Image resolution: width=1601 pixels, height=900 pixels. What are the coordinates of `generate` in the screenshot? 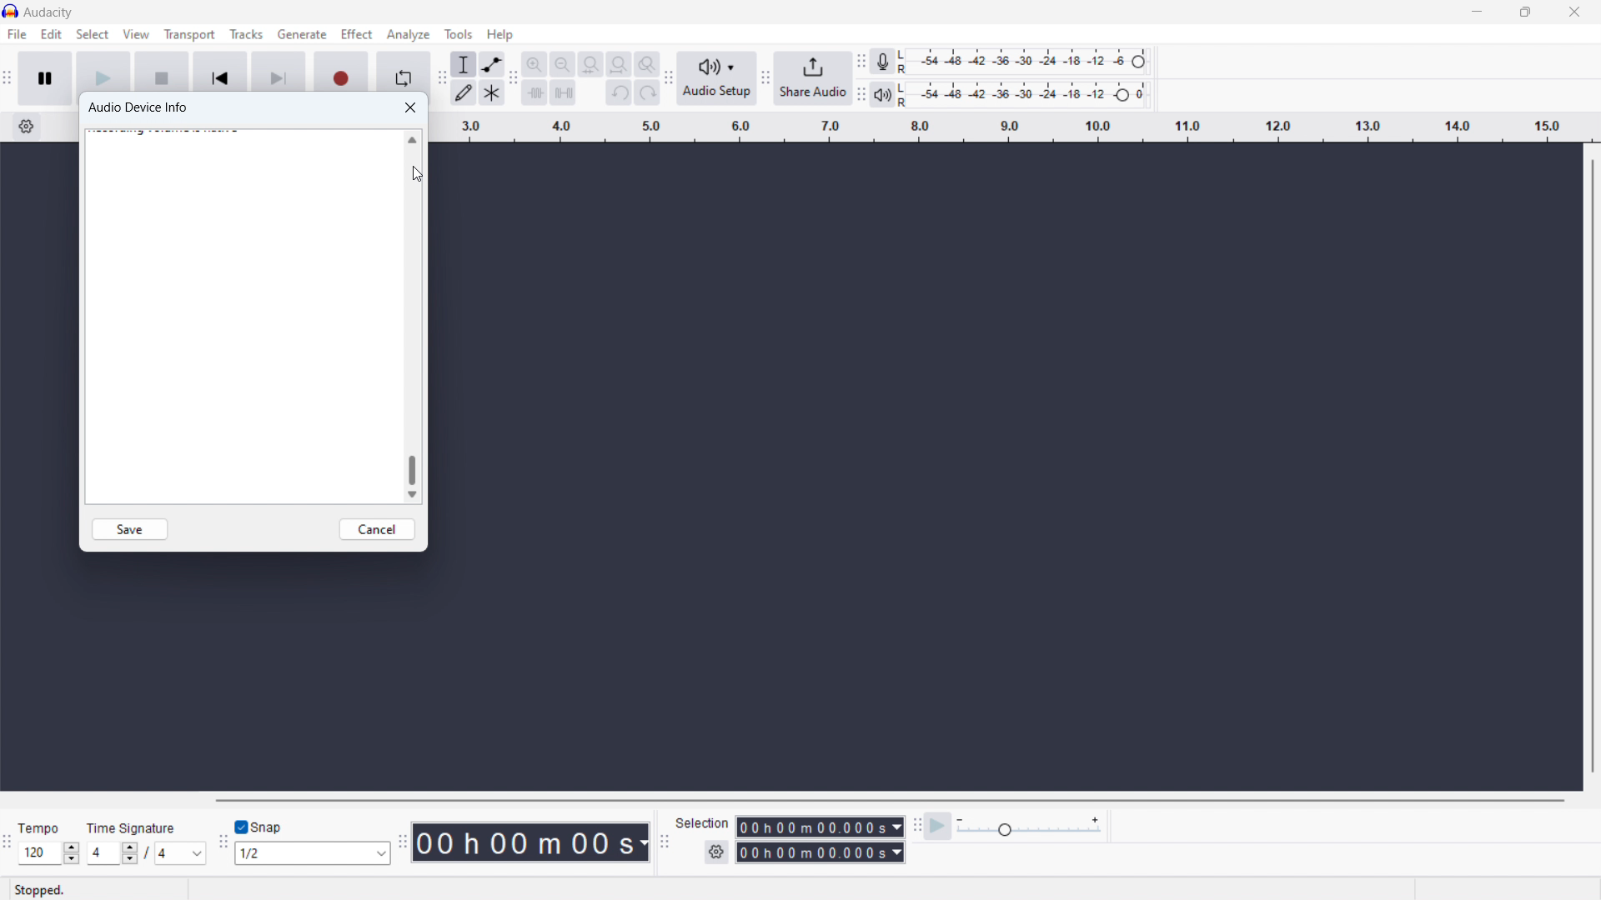 It's located at (302, 34).